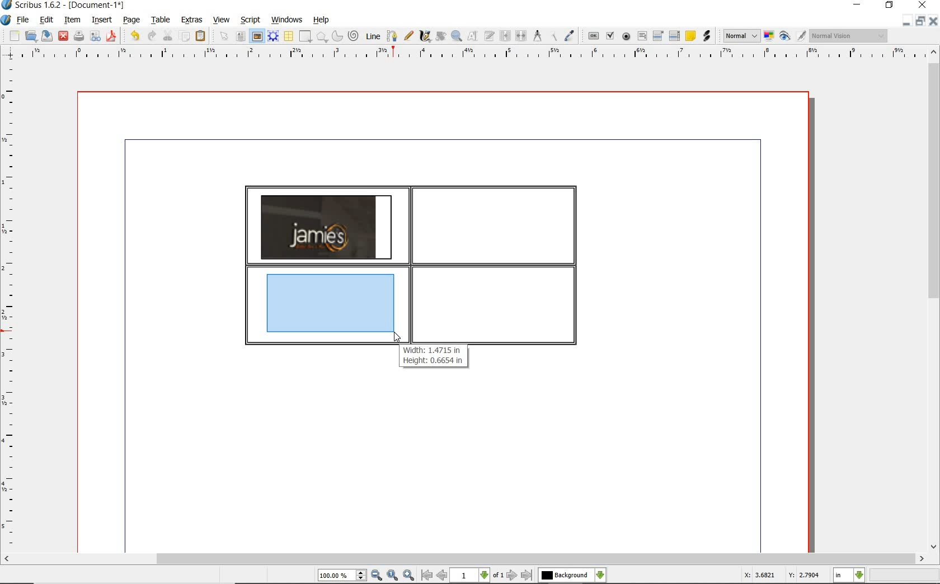 This screenshot has width=940, height=584. What do you see at coordinates (801, 36) in the screenshot?
I see `edit in preview mode` at bounding box center [801, 36].